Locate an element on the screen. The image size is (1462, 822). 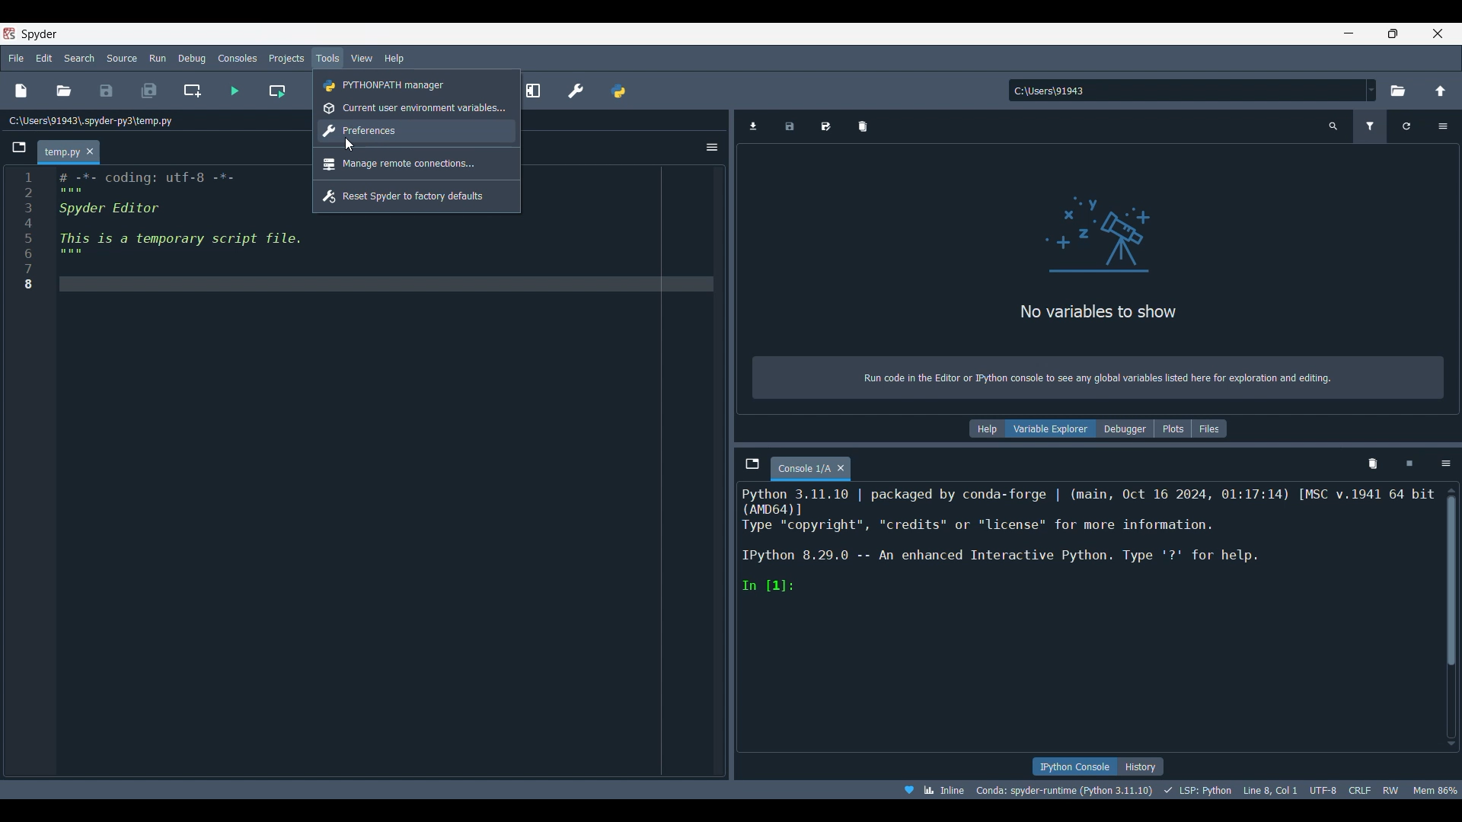
PYTHONPATH manager is located at coordinates (618, 91).